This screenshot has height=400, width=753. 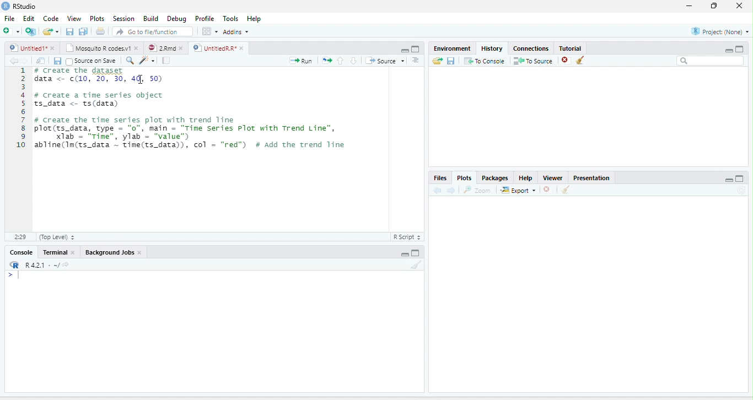 I want to click on Compile Report, so click(x=166, y=61).